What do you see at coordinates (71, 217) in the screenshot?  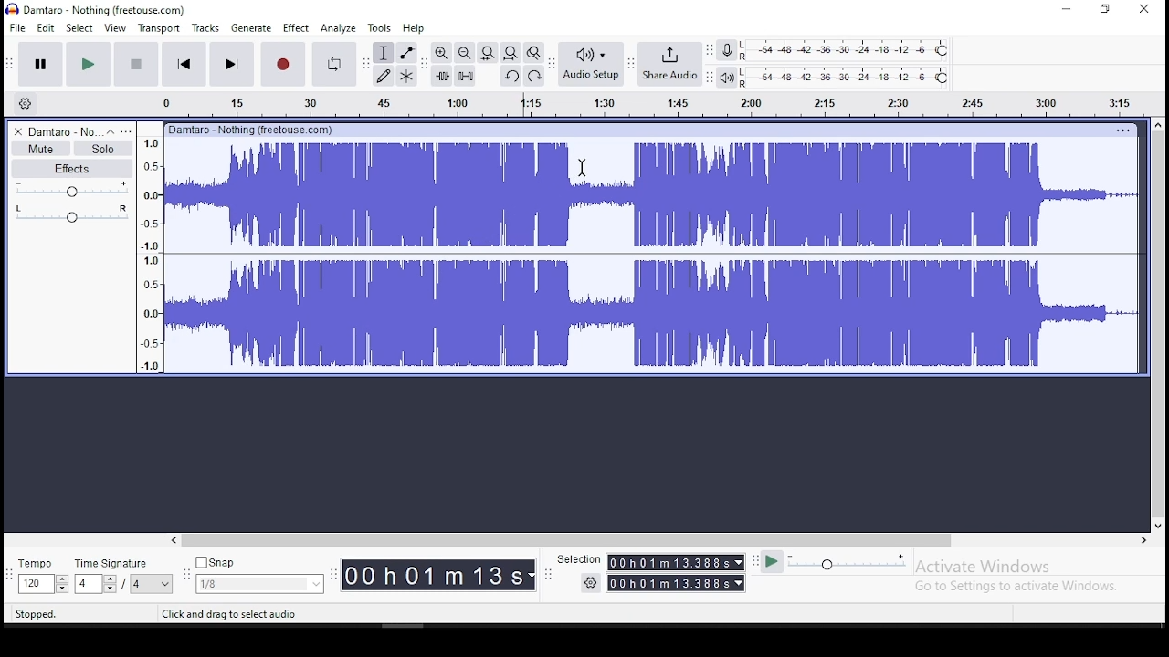 I see `pan` at bounding box center [71, 217].